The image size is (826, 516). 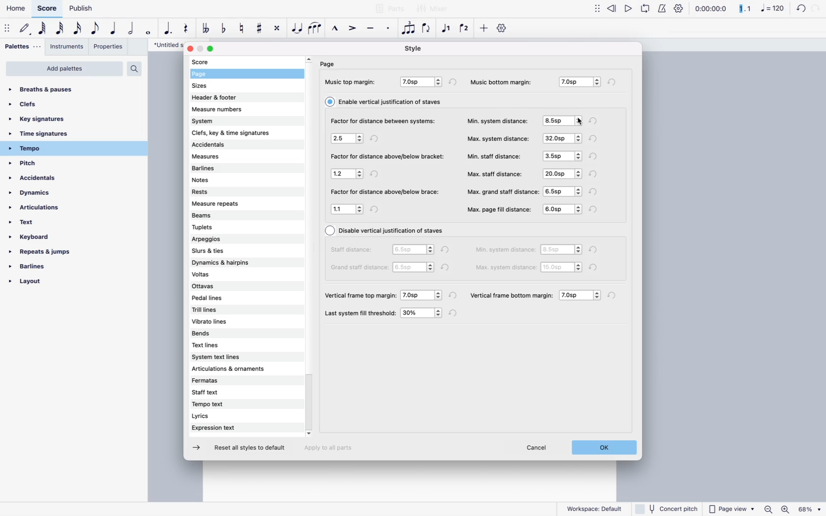 I want to click on style, so click(x=413, y=48).